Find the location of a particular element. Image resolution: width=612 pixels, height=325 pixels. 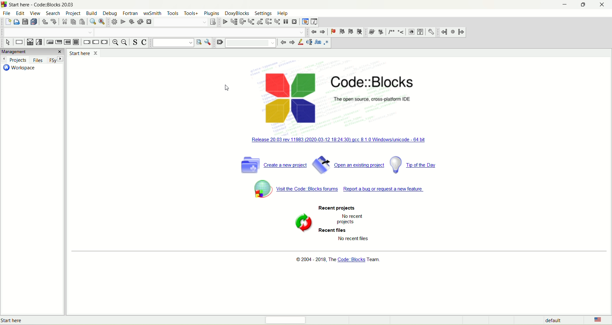

run search is located at coordinates (199, 43).